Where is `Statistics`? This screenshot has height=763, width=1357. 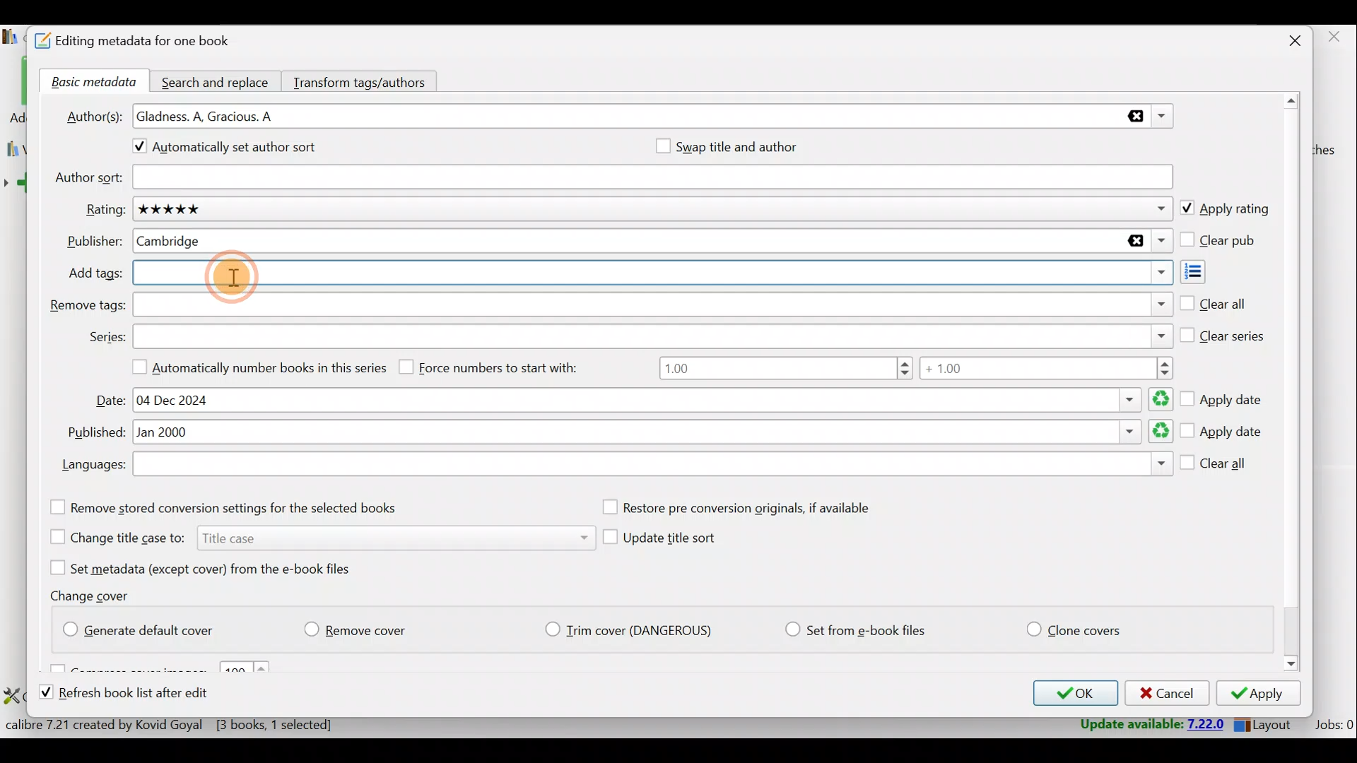 Statistics is located at coordinates (196, 724).